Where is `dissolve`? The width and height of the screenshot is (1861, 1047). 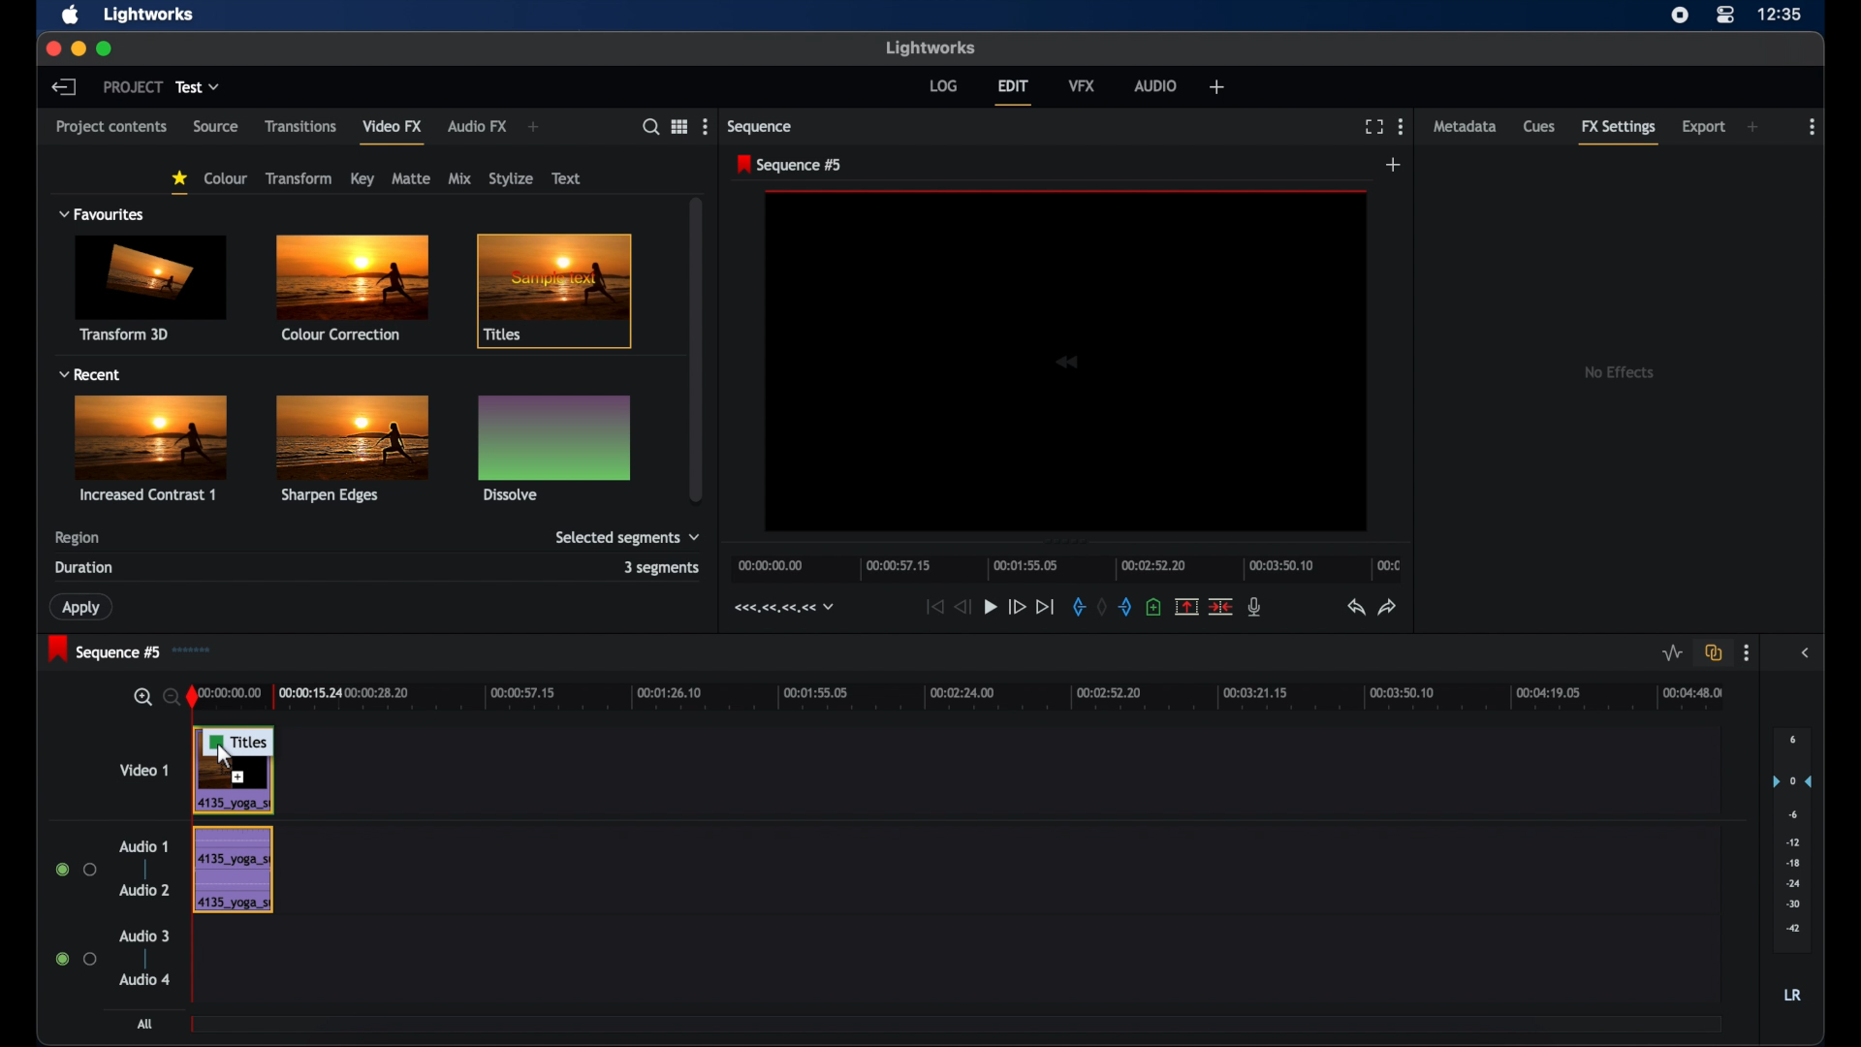 dissolve is located at coordinates (554, 447).